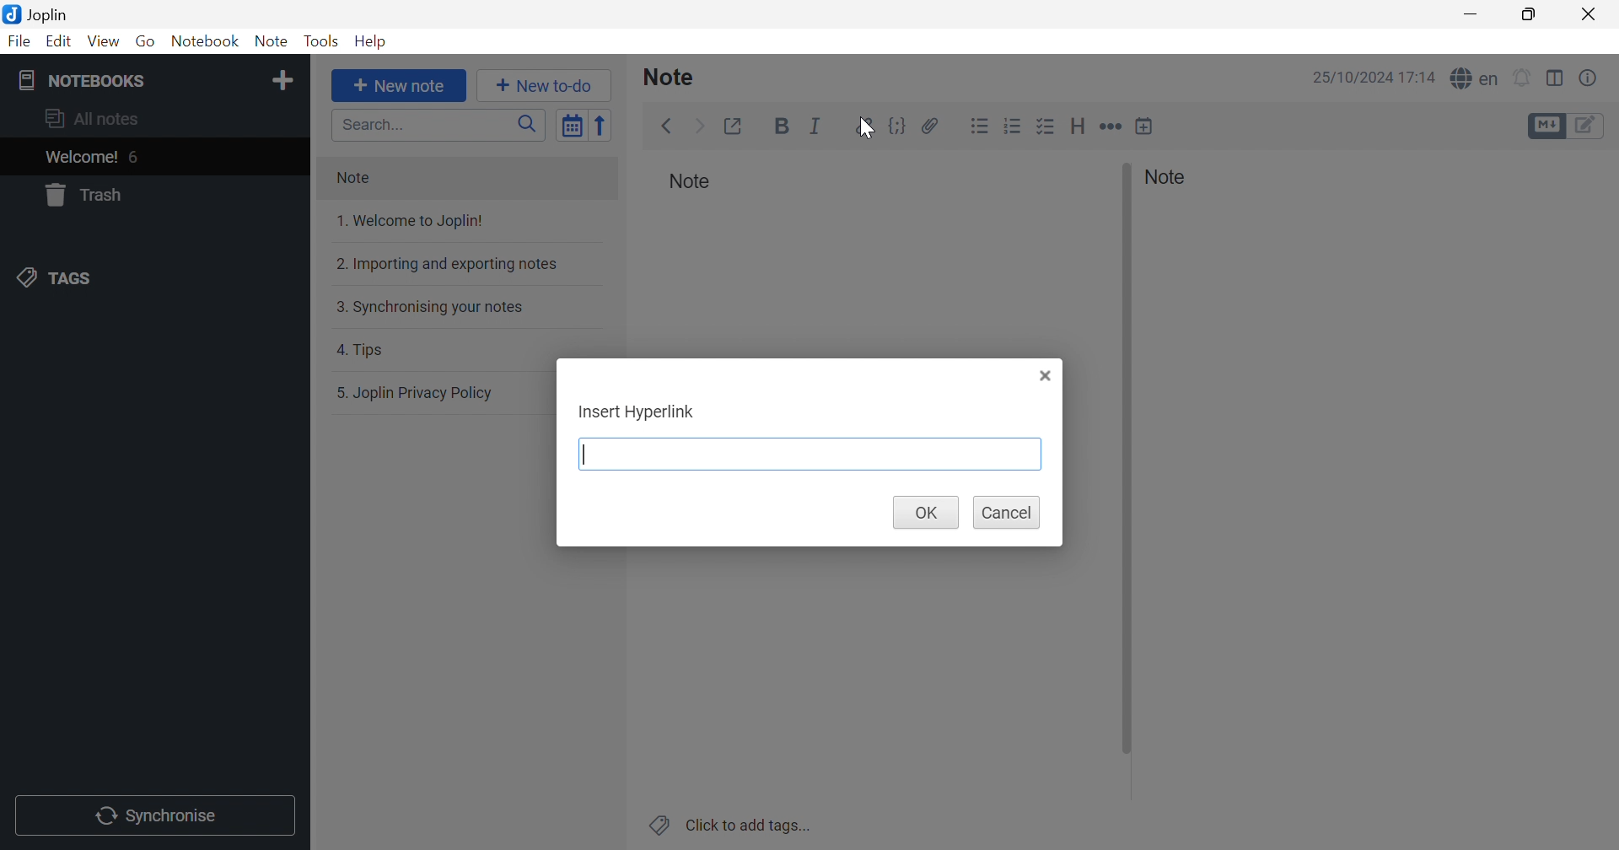 The image size is (1619, 850). Describe the element at coordinates (676, 77) in the screenshot. I see `Note` at that location.